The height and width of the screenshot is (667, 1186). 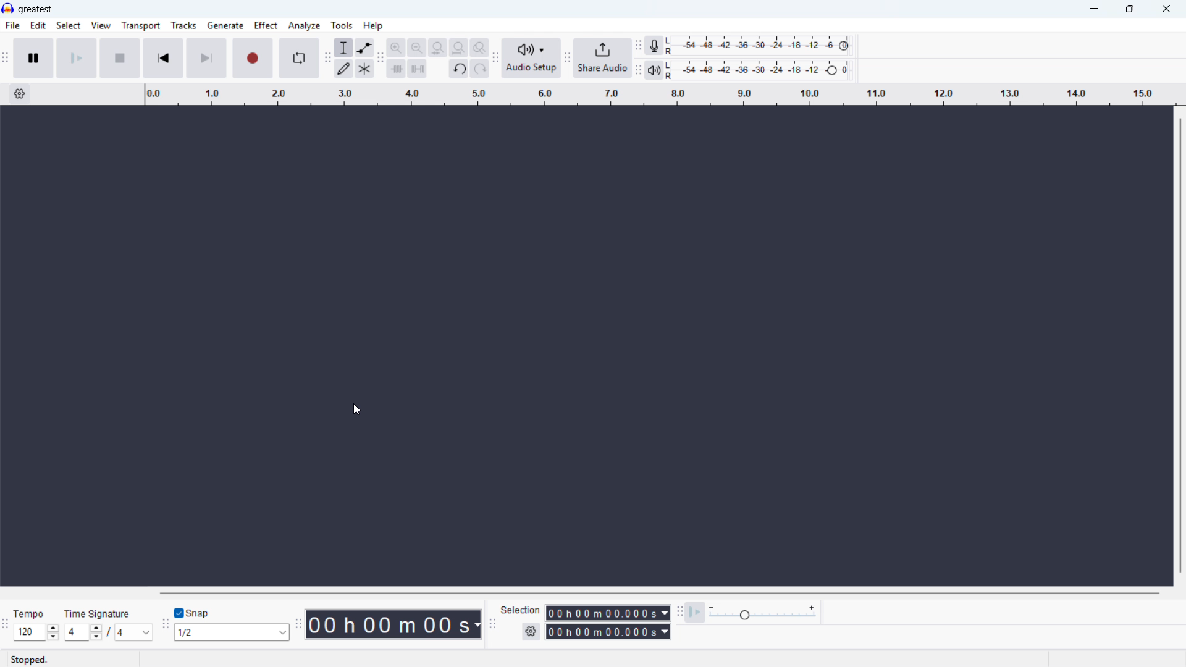 What do you see at coordinates (762, 69) in the screenshot?
I see `Playback level ` at bounding box center [762, 69].